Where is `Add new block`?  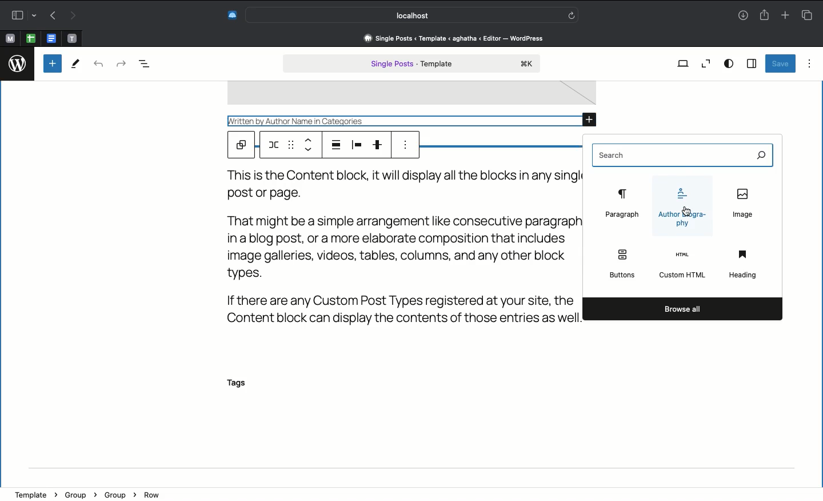 Add new block is located at coordinates (53, 63).